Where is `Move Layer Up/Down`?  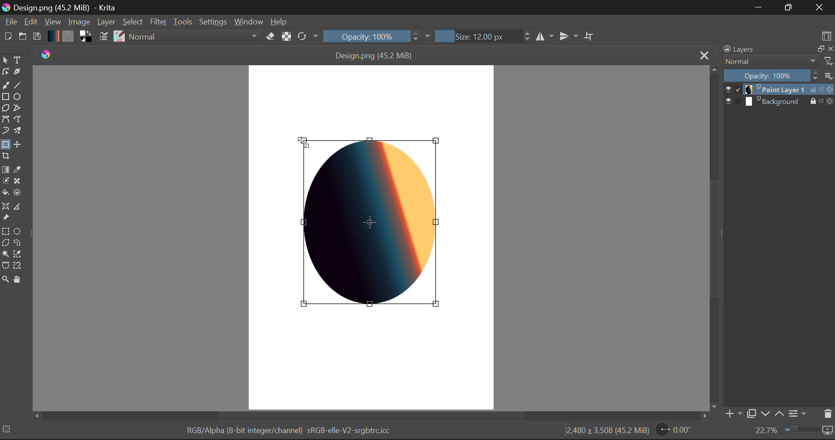 Move Layer Up/Down is located at coordinates (772, 413).